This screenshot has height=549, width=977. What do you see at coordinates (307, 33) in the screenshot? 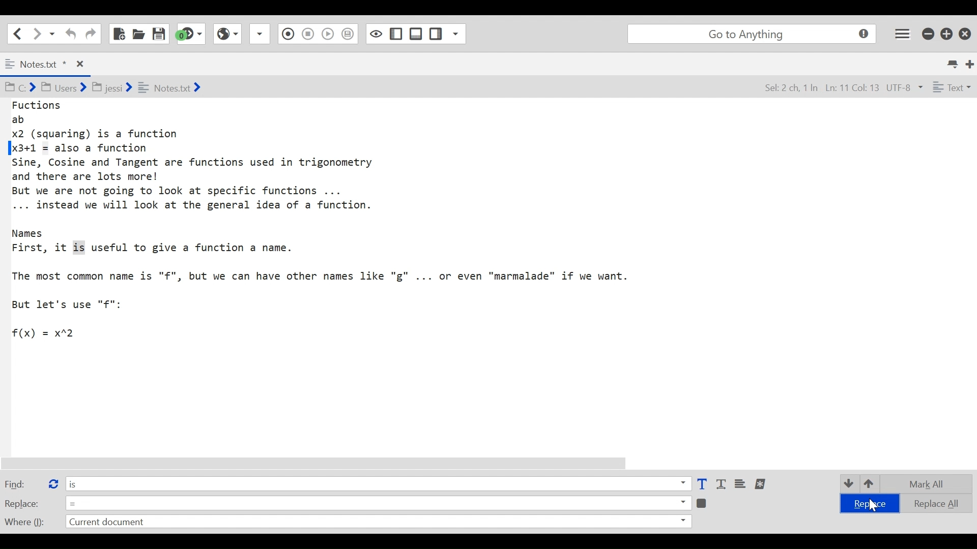
I see `View in Browser` at bounding box center [307, 33].